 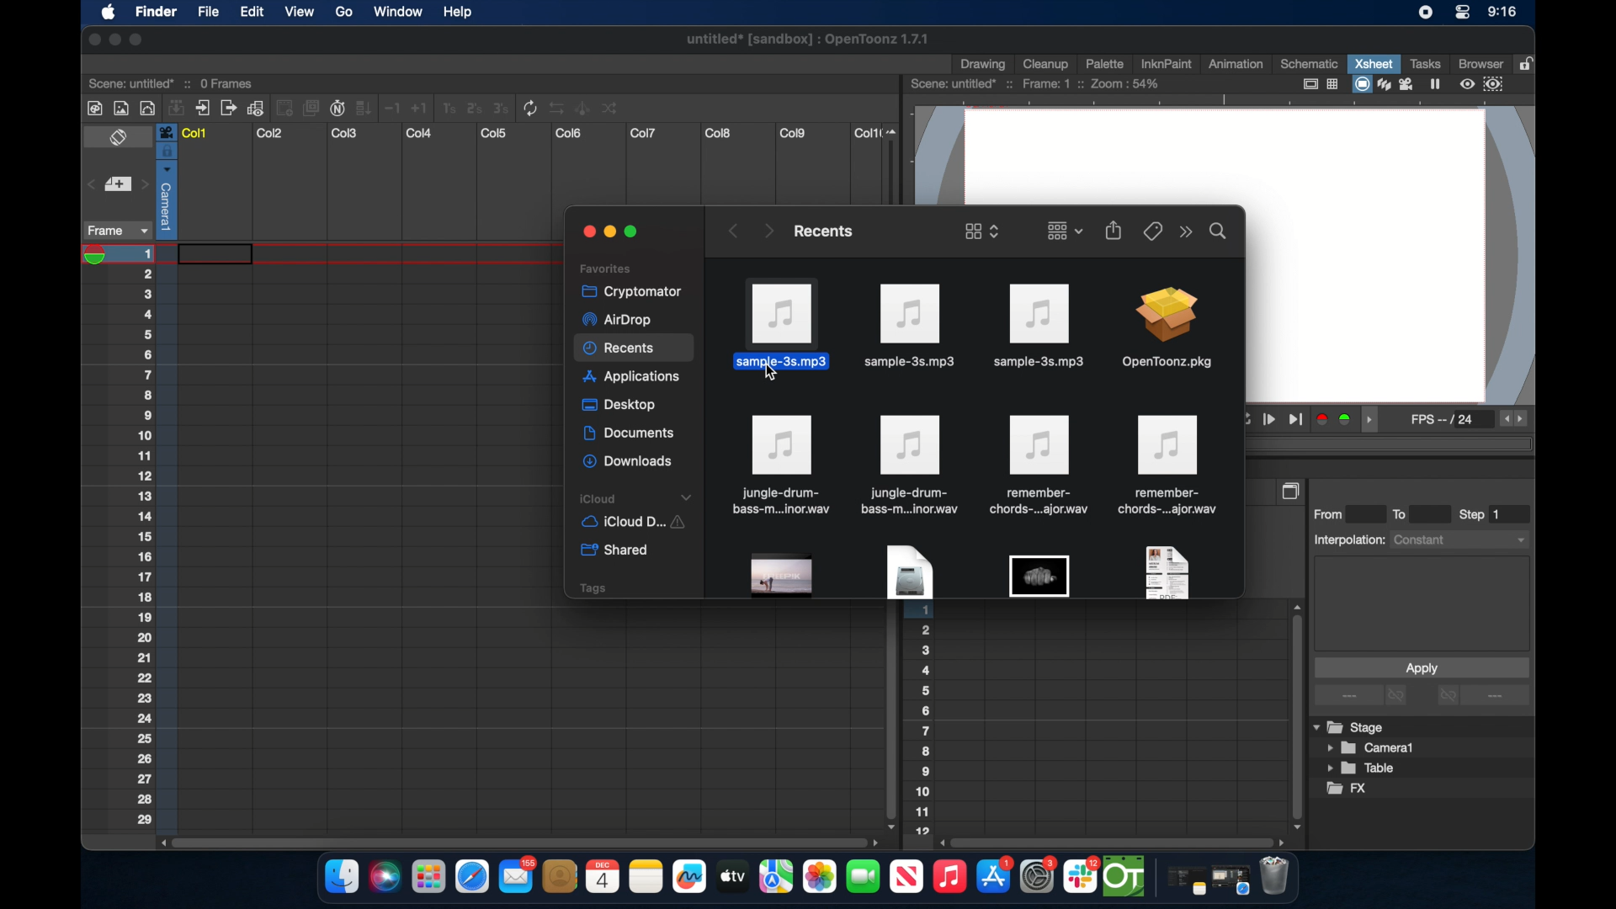 I want to click on mail, so click(x=517, y=874).